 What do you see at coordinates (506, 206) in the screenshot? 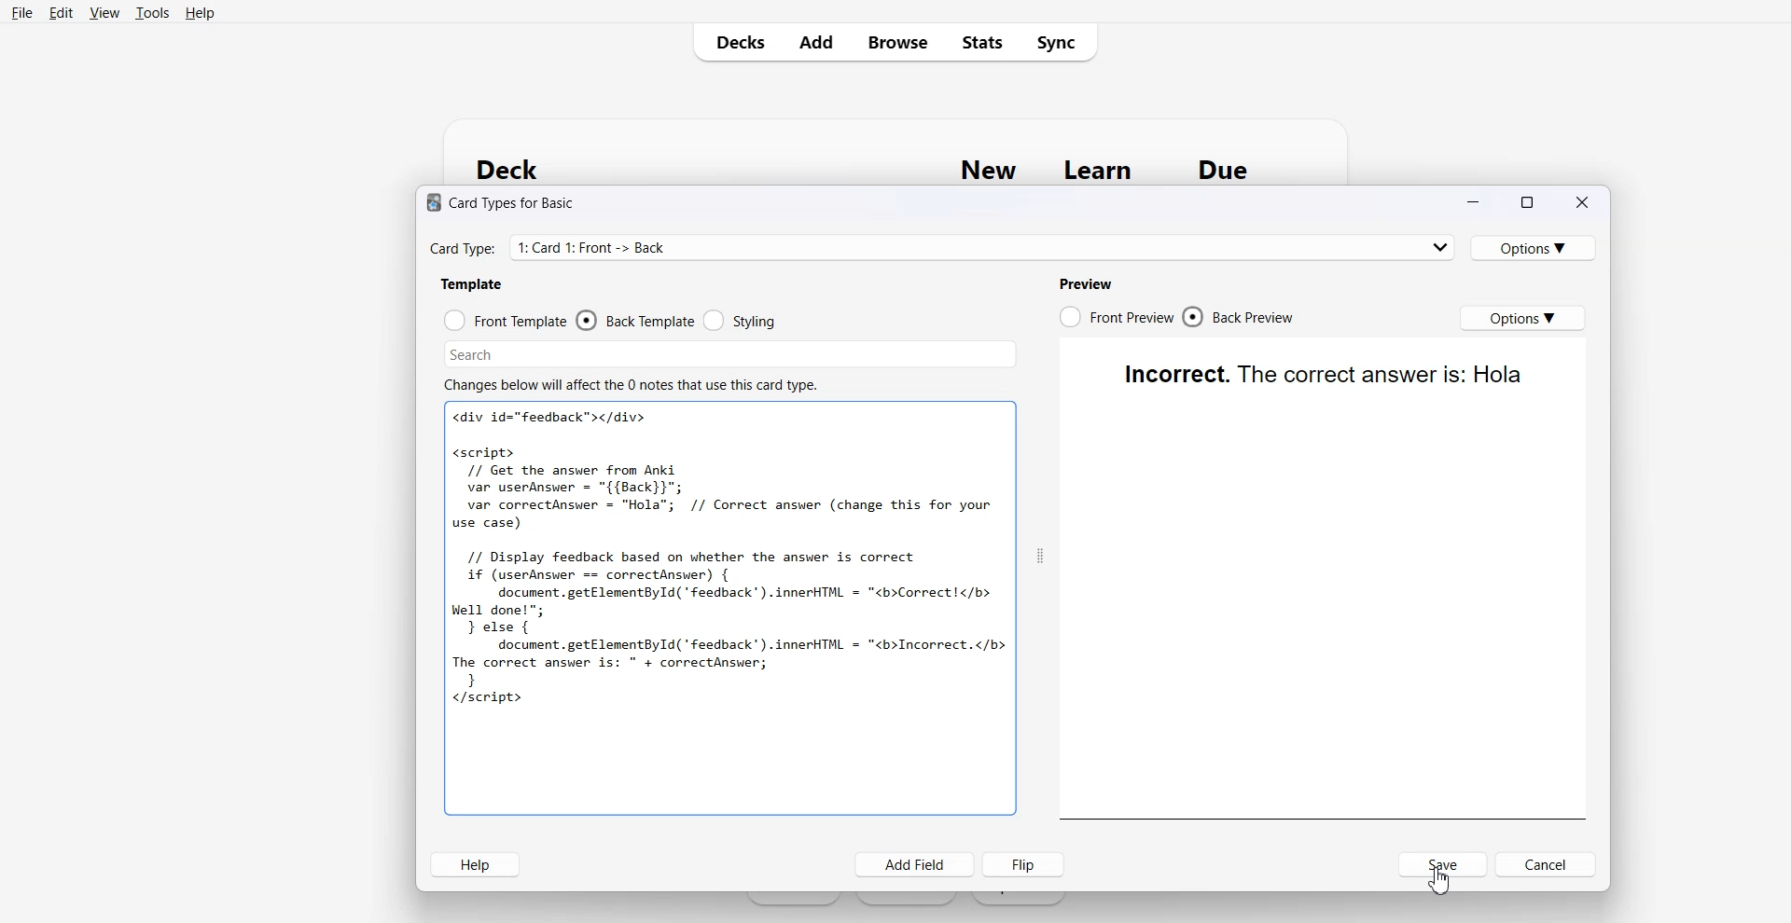
I see `® Card Types for Basic` at bounding box center [506, 206].